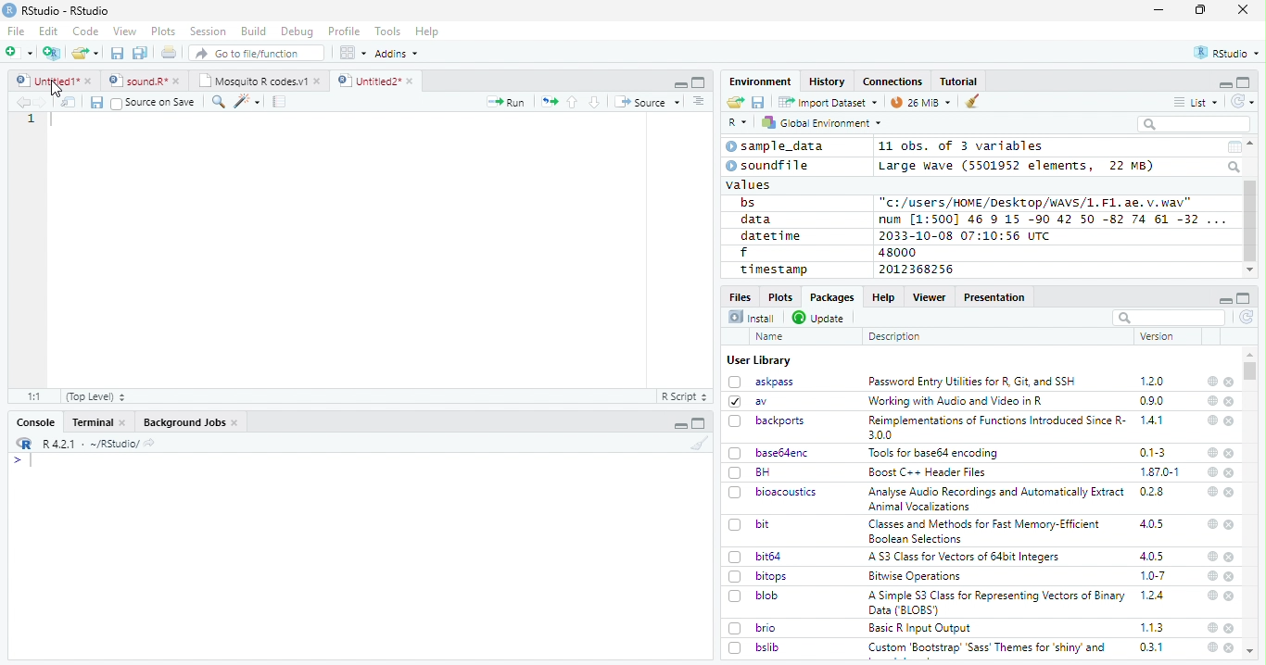  Describe the element at coordinates (1037, 201) in the screenshot. I see `"c:/users/HOME /Desktop/wWAVS/1.F1, ae. v.wav"` at that location.